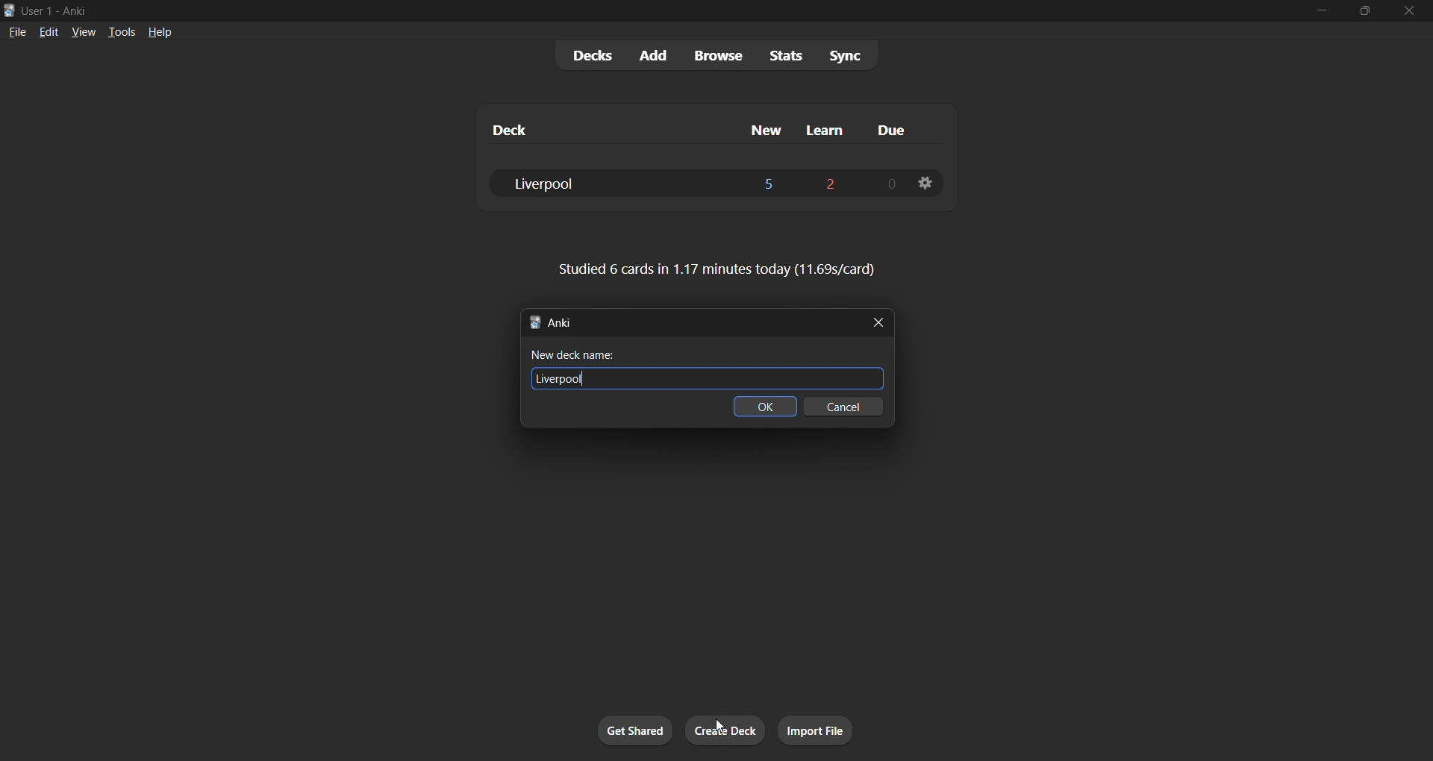 Image resolution: width=1433 pixels, height=761 pixels. What do you see at coordinates (44, 31) in the screenshot?
I see `edit` at bounding box center [44, 31].